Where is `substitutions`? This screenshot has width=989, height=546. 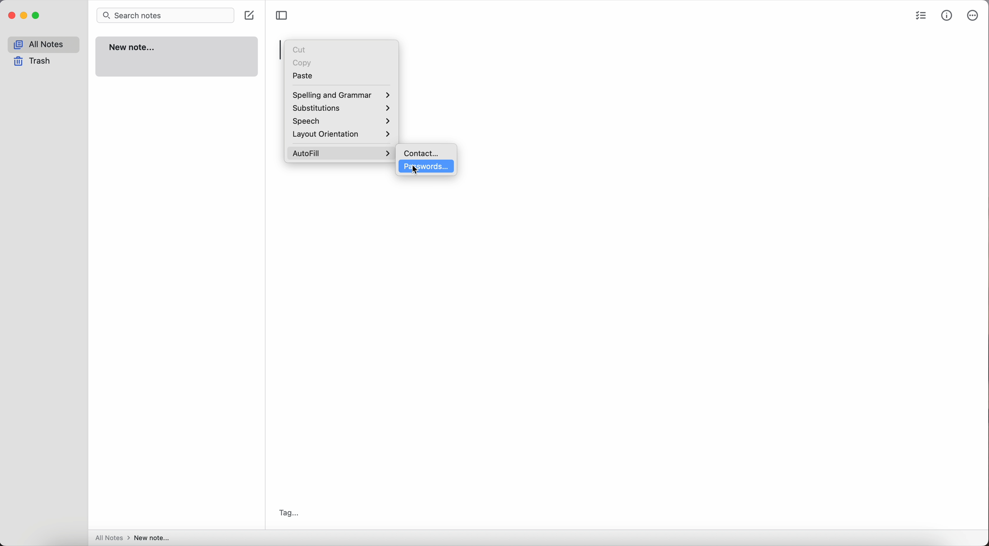
substitutions is located at coordinates (342, 110).